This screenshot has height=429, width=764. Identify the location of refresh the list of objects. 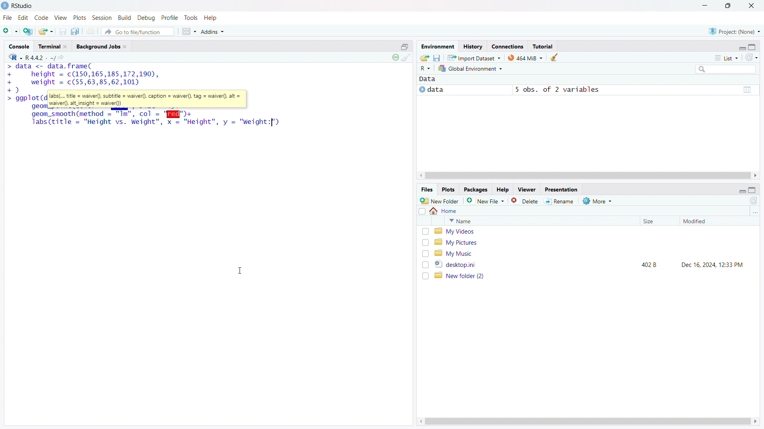
(751, 57).